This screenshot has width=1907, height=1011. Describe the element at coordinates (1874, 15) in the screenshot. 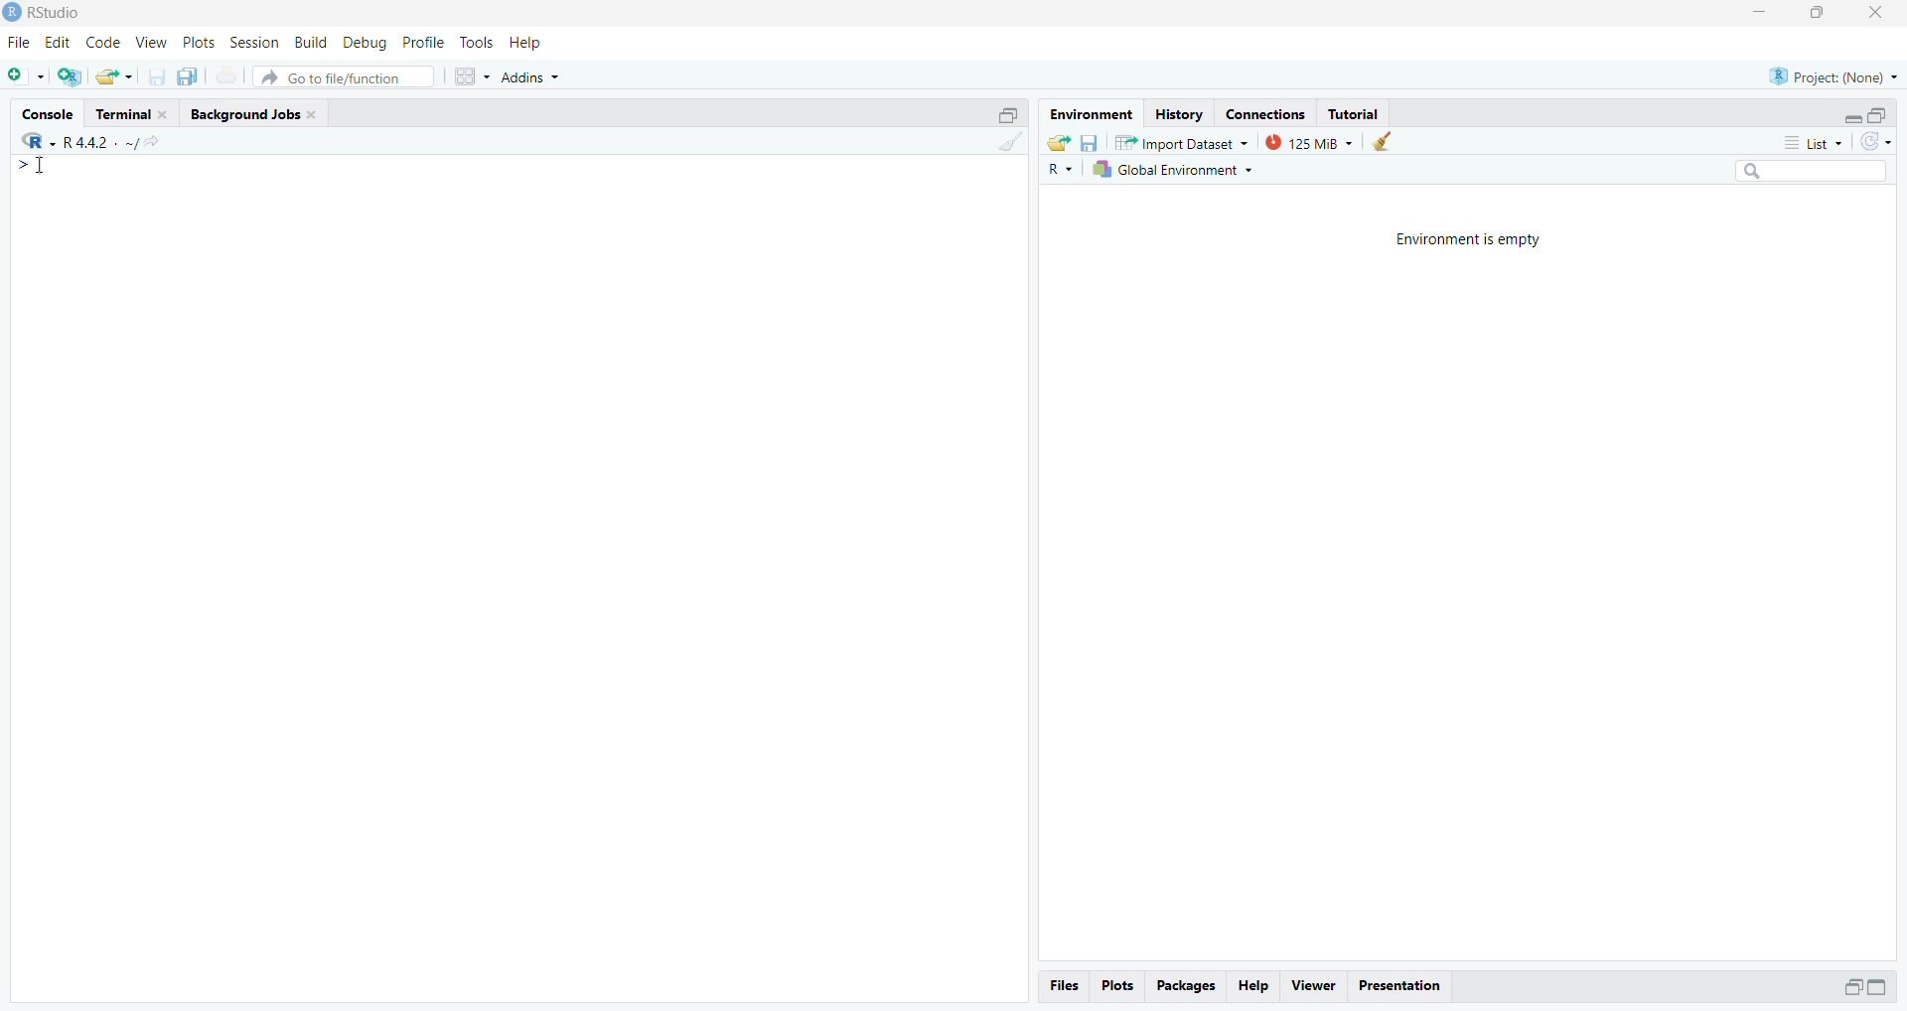

I see `close` at that location.